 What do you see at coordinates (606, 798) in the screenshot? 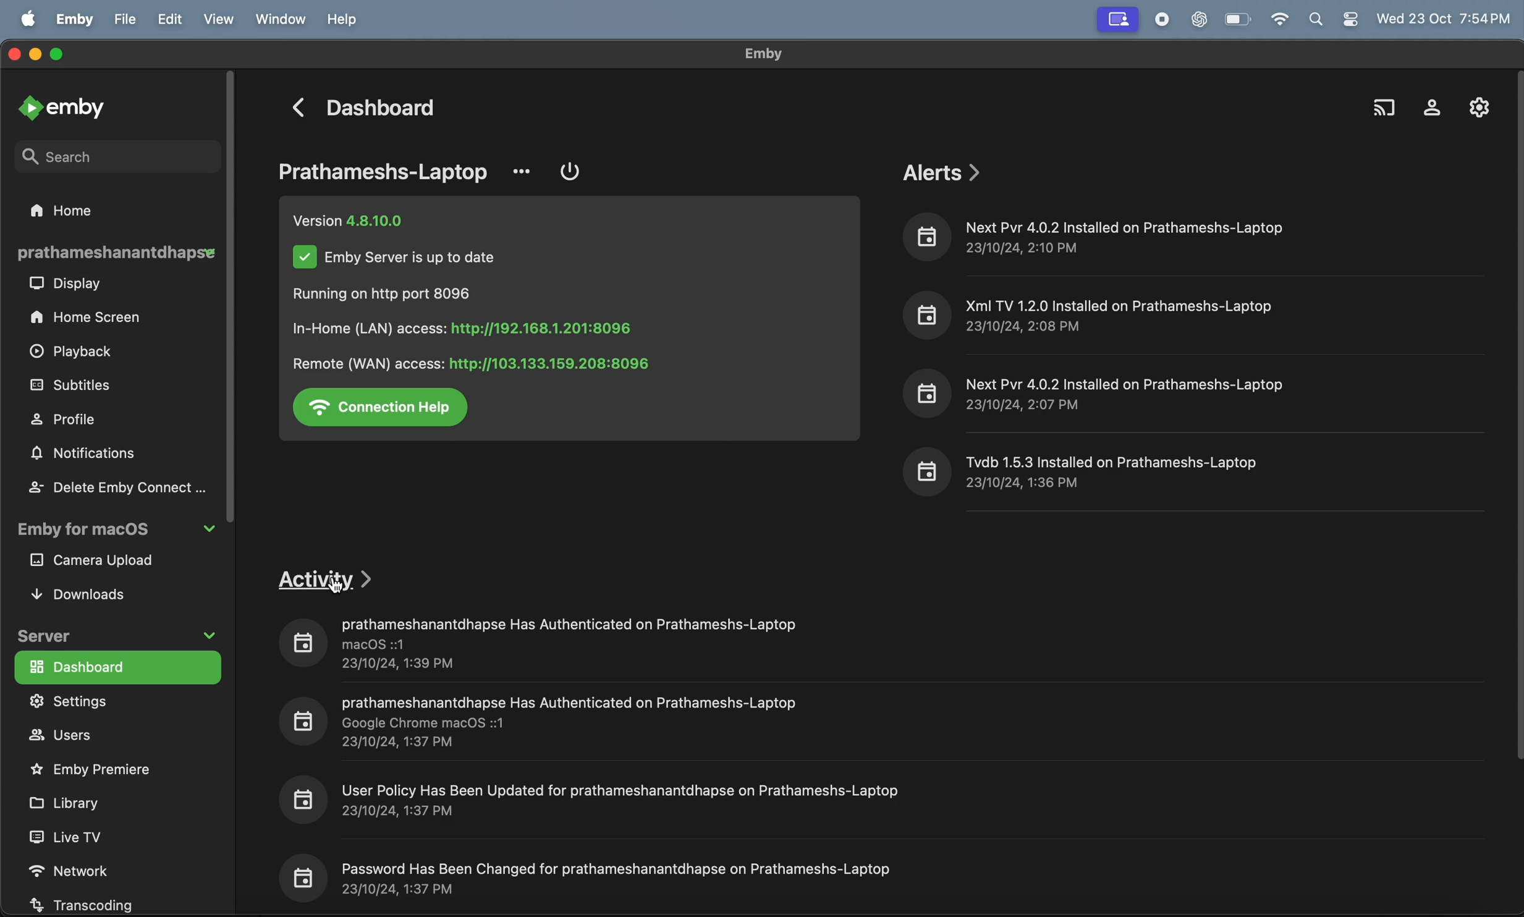
I see `5 User Policy Has Been Updated for prathameshanantdhapse on Prathameshs-Laptop
23/10/24, 1:37 PM` at bounding box center [606, 798].